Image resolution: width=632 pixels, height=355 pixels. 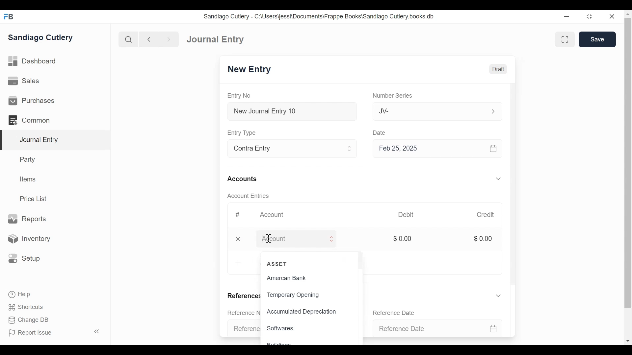 What do you see at coordinates (404, 238) in the screenshot?
I see `$0.00` at bounding box center [404, 238].